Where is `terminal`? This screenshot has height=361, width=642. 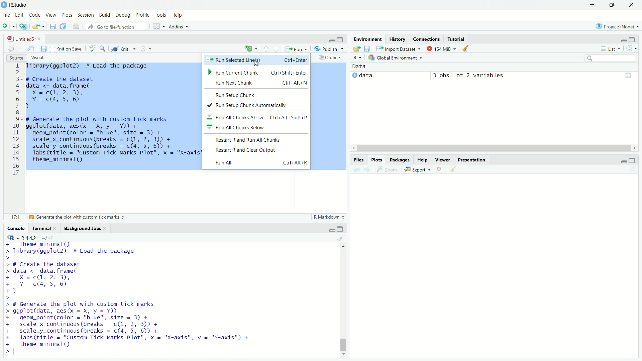 terminal is located at coordinates (41, 228).